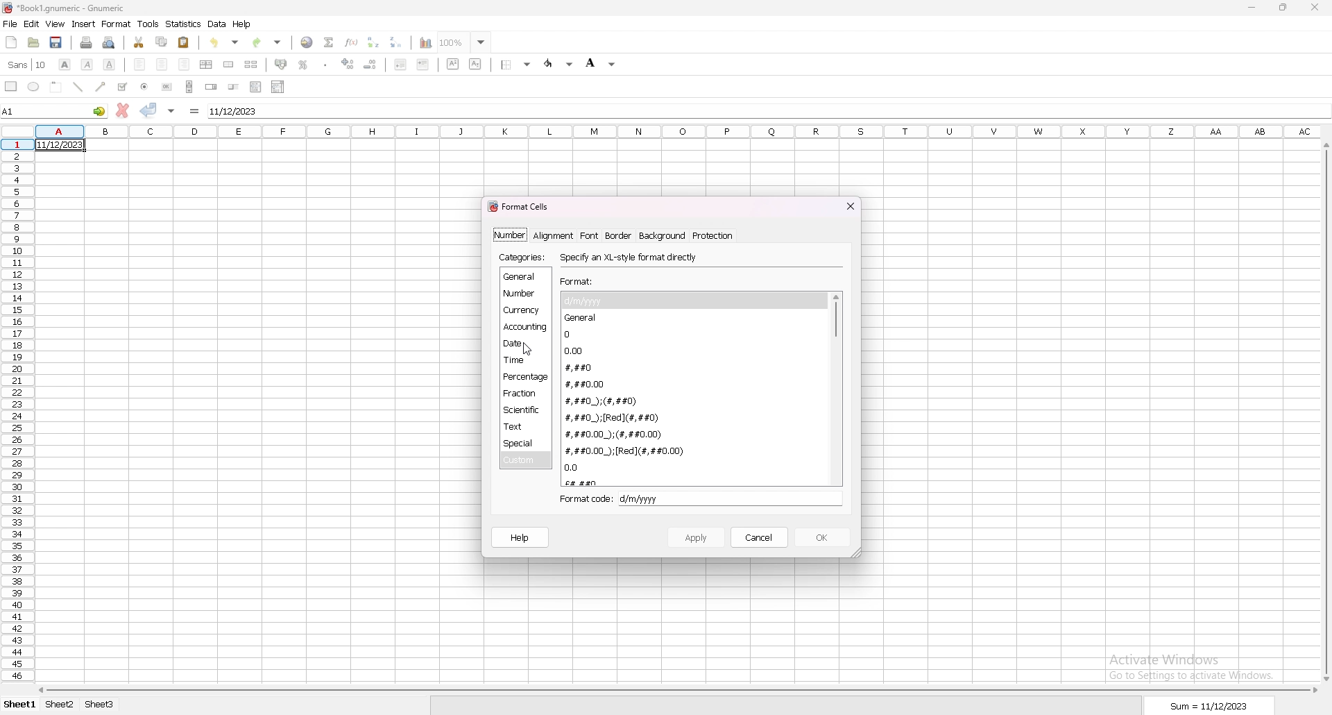  I want to click on percentage, so click(526, 377).